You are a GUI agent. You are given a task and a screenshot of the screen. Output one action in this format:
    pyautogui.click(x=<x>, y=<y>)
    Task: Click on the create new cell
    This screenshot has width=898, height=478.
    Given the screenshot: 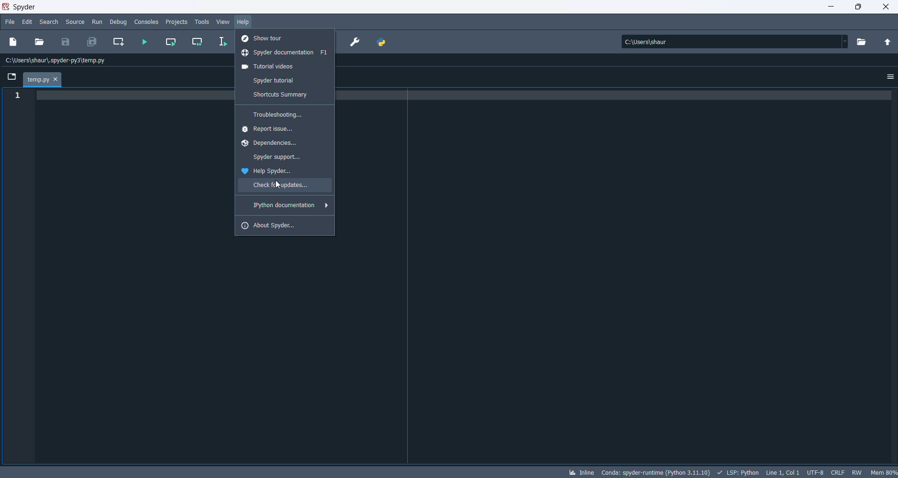 What is the action you would take?
    pyautogui.click(x=119, y=42)
    